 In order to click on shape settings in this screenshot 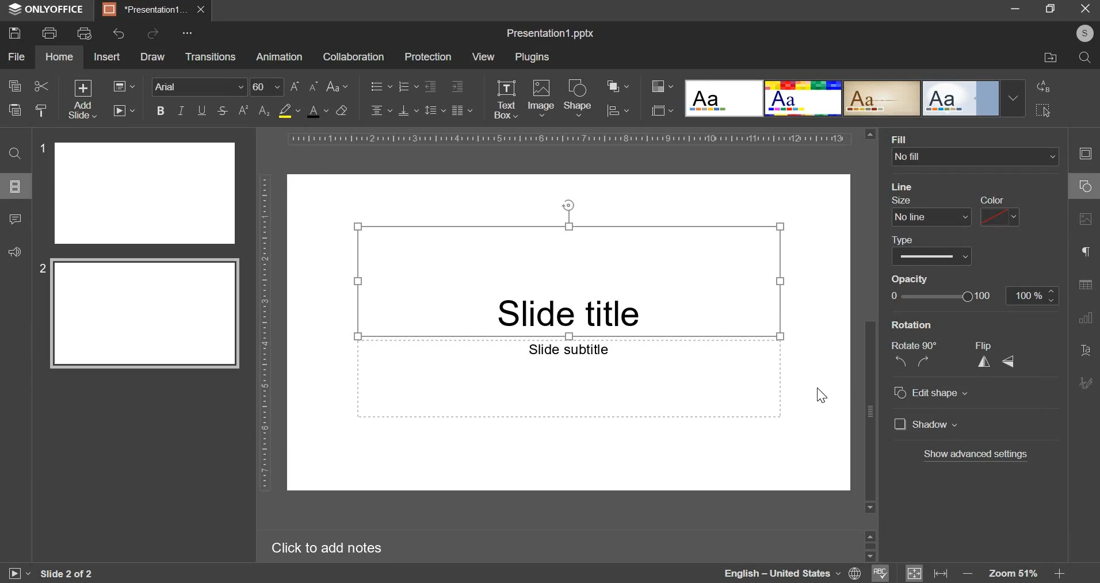, I will do `click(1083, 187)`.